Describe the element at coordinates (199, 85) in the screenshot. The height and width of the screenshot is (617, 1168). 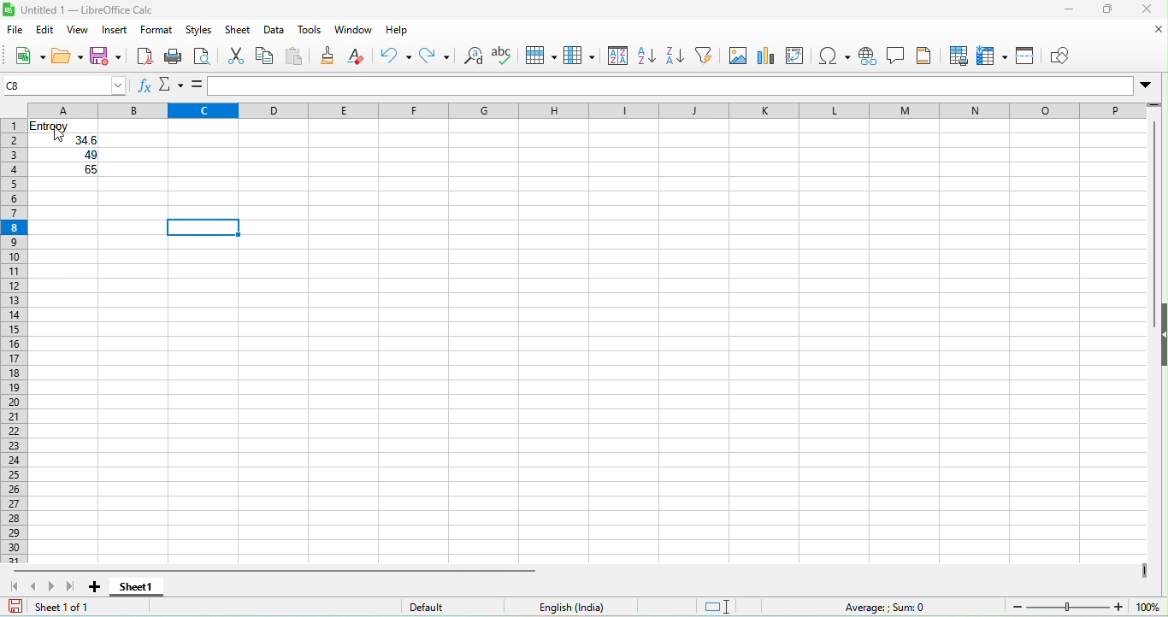
I see `formula` at that location.